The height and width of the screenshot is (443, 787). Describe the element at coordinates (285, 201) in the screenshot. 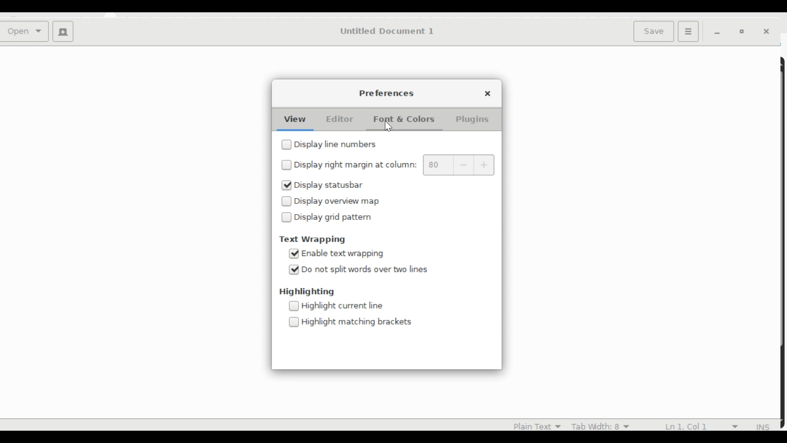

I see `checkbox` at that location.